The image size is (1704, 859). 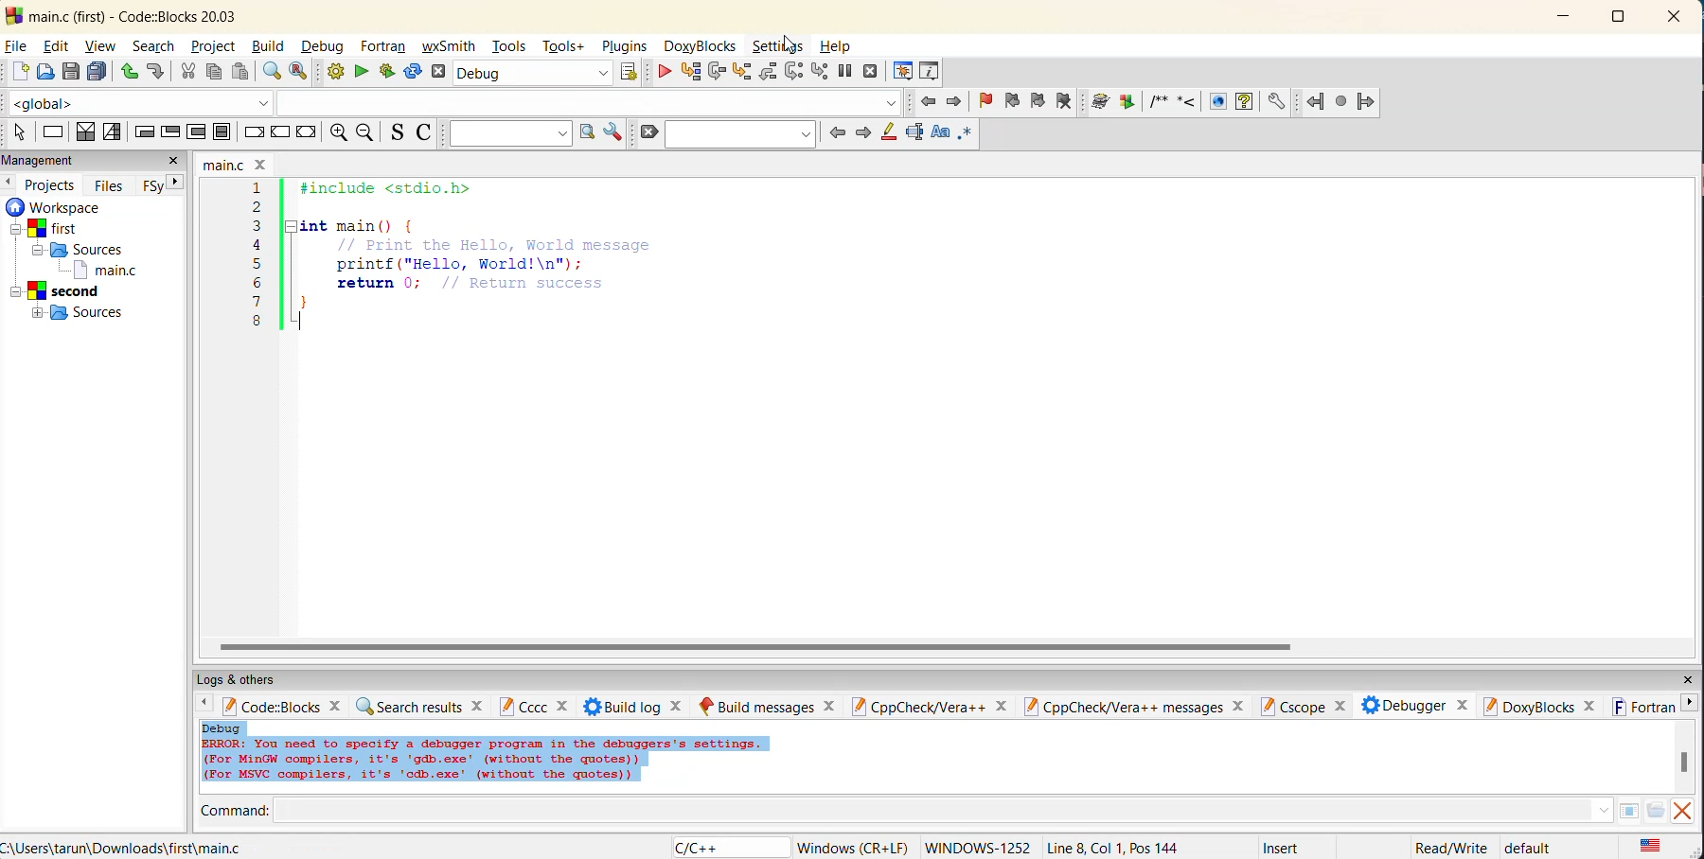 What do you see at coordinates (851, 847) in the screenshot?
I see `Windows (CR+LF)` at bounding box center [851, 847].